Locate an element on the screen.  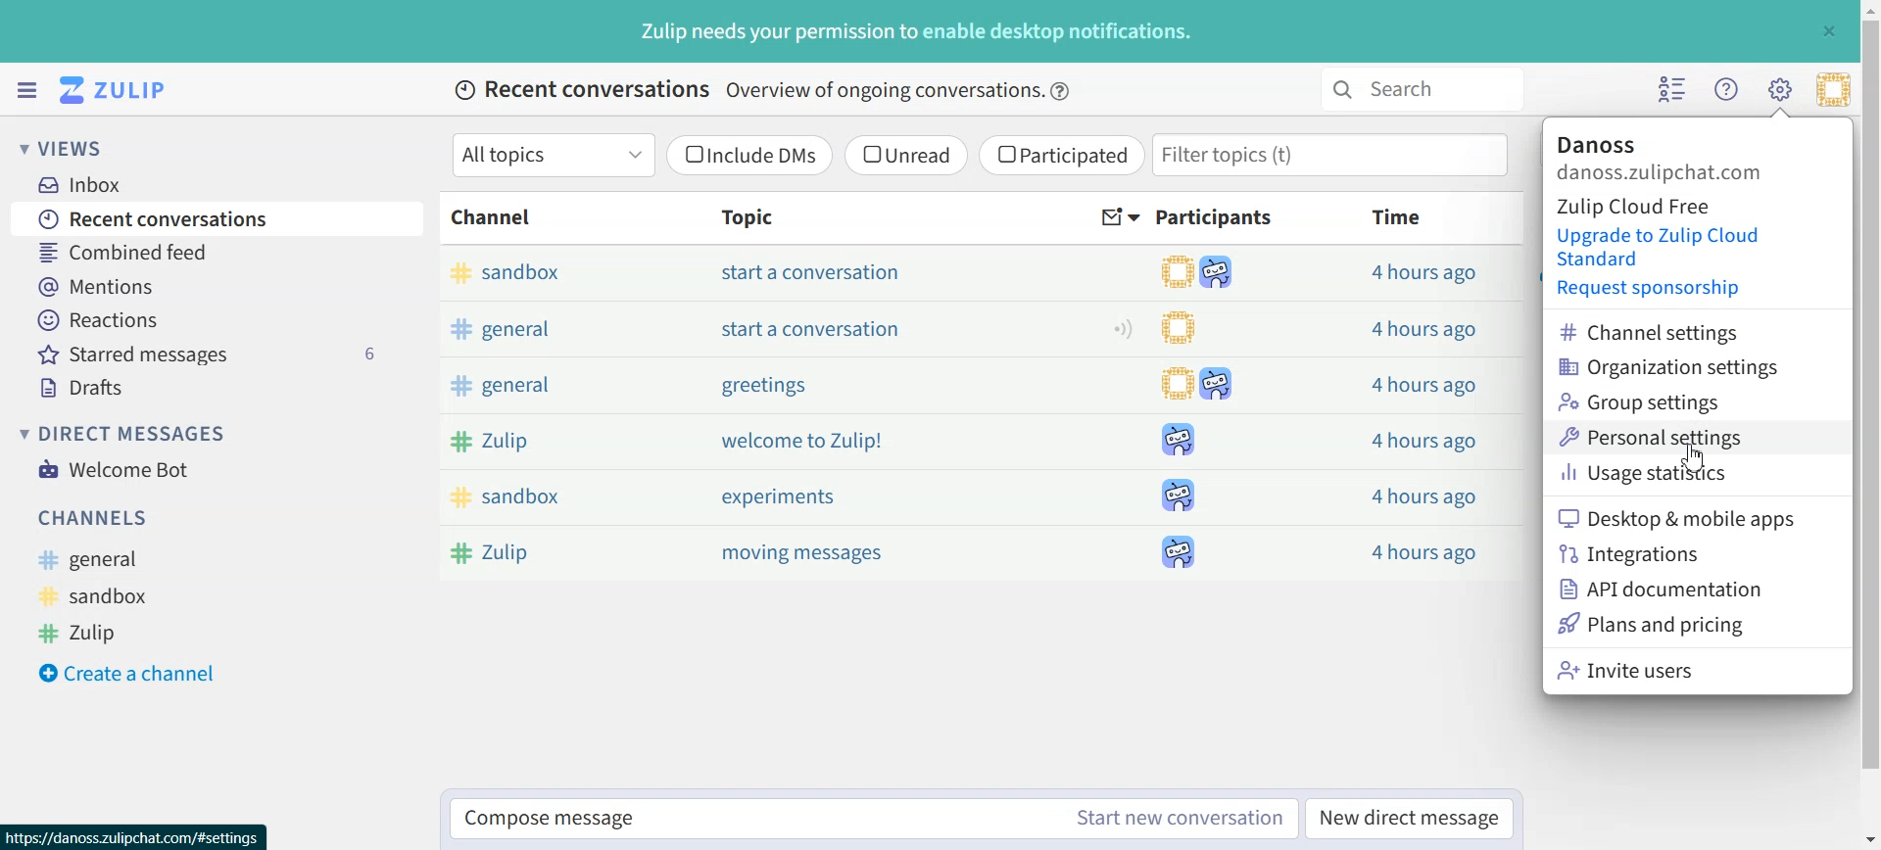
Welcome Bot is located at coordinates (114, 467).